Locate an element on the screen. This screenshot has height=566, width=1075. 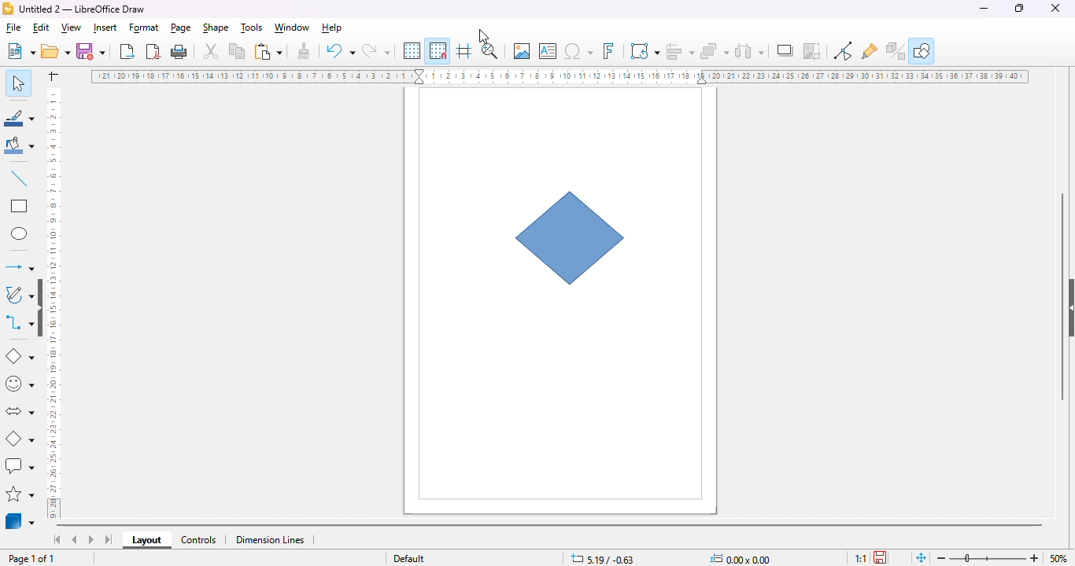
zoom out is located at coordinates (942, 558).